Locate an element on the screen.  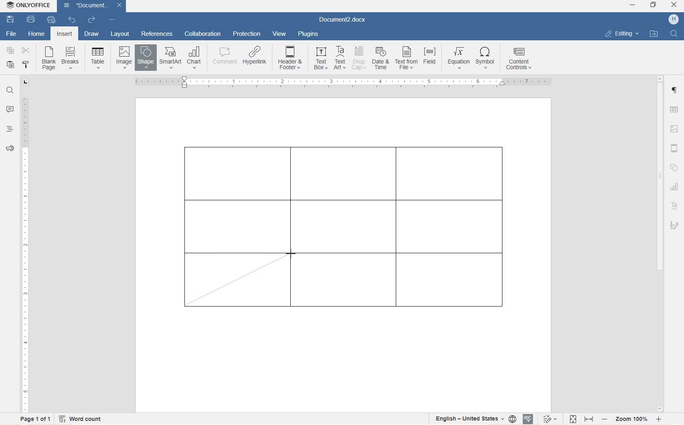
minimize is located at coordinates (632, 5).